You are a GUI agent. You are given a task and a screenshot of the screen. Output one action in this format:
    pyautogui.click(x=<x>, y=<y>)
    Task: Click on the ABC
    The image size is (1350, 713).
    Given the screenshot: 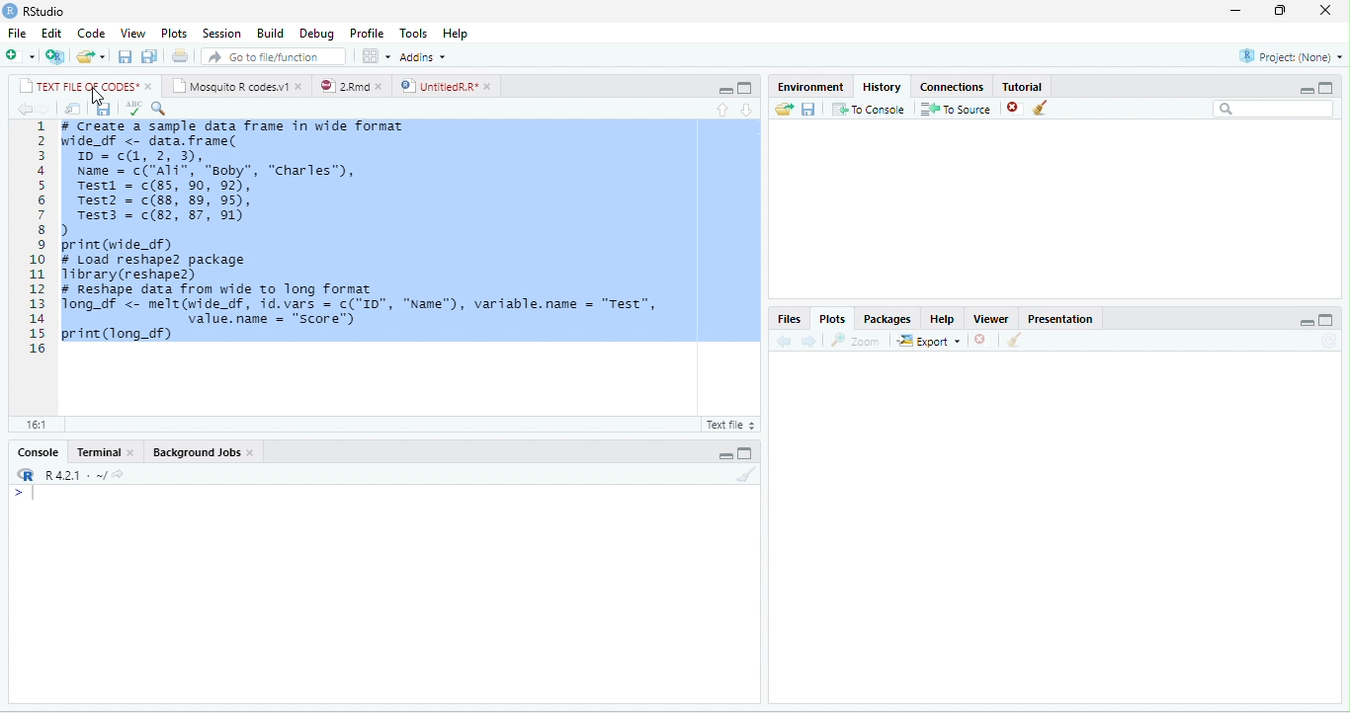 What is the action you would take?
    pyautogui.click(x=133, y=109)
    